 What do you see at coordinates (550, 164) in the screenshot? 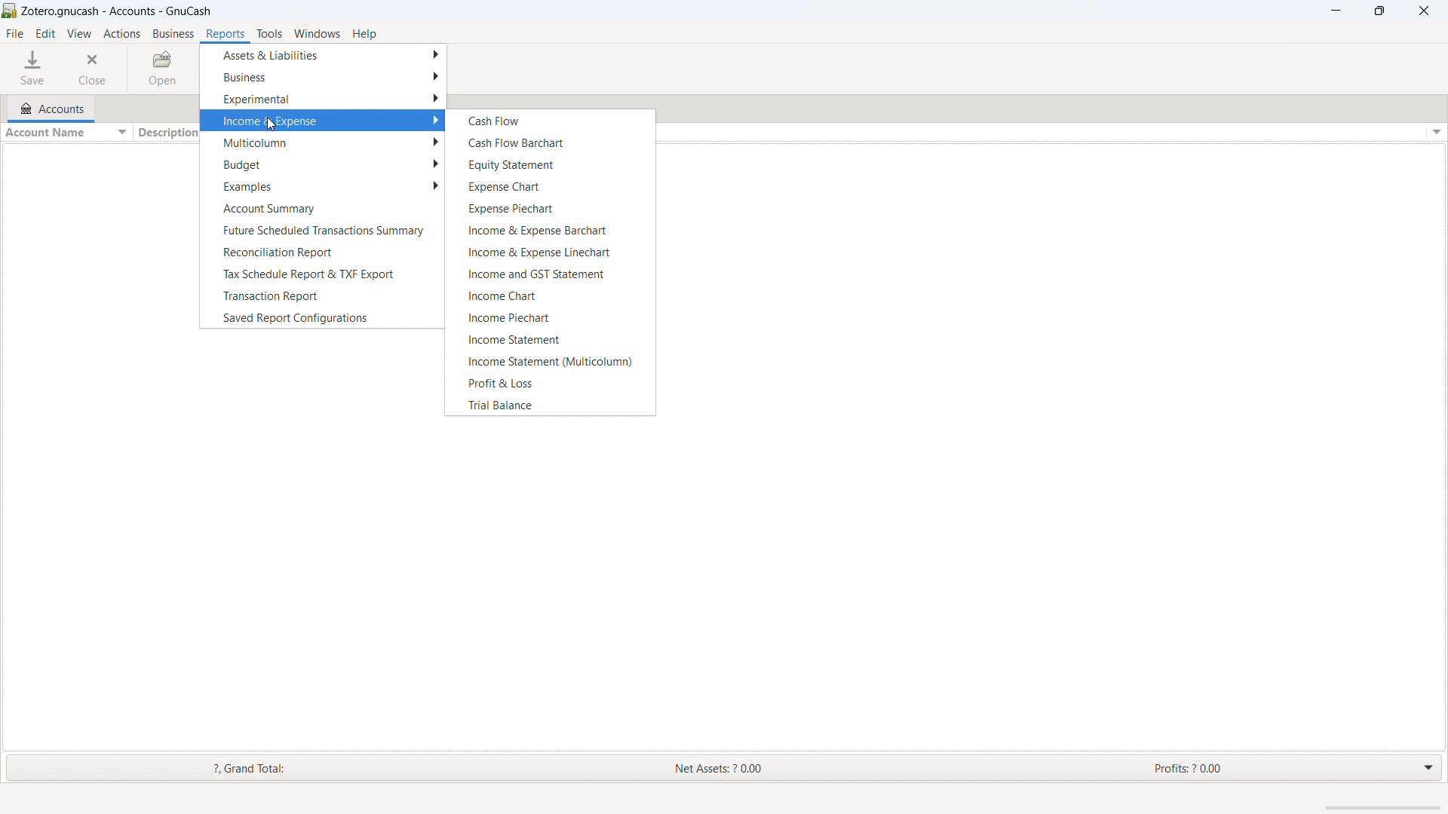
I see `equity statement` at bounding box center [550, 164].